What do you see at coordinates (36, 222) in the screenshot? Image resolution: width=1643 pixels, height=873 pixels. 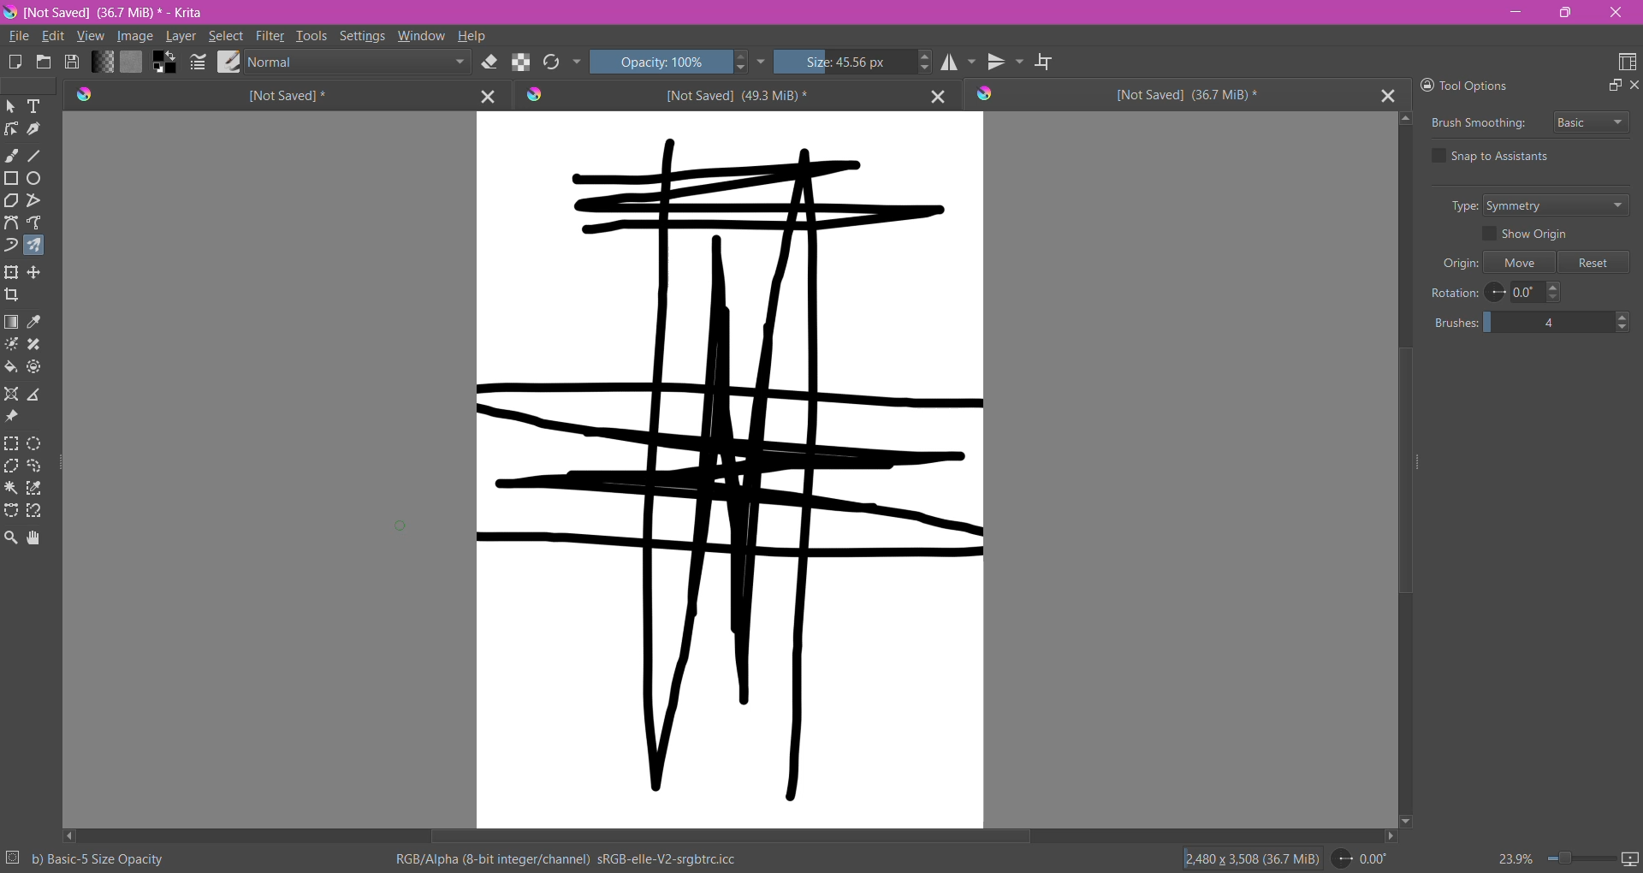 I see `Freehand Path Tool` at bounding box center [36, 222].